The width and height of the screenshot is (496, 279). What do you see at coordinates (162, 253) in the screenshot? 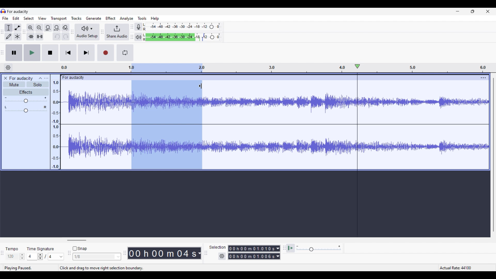
I see `00 h 00 m 07 s` at bounding box center [162, 253].